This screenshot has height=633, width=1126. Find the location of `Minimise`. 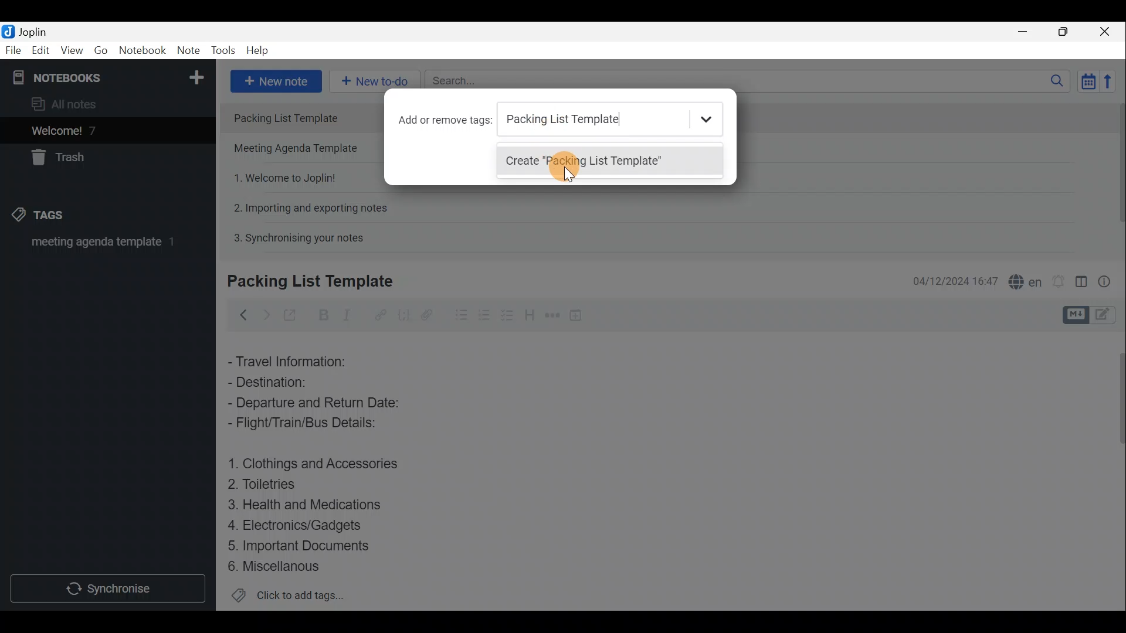

Minimise is located at coordinates (1029, 33).